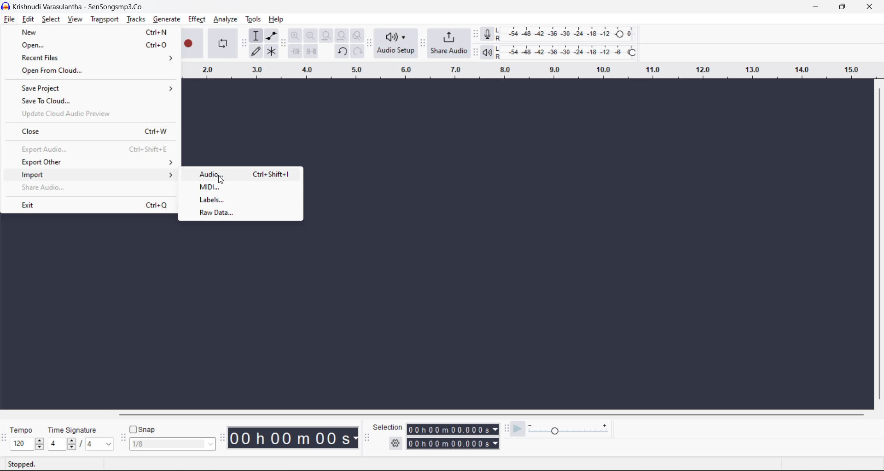  Describe the element at coordinates (98, 57) in the screenshot. I see `recent files` at that location.